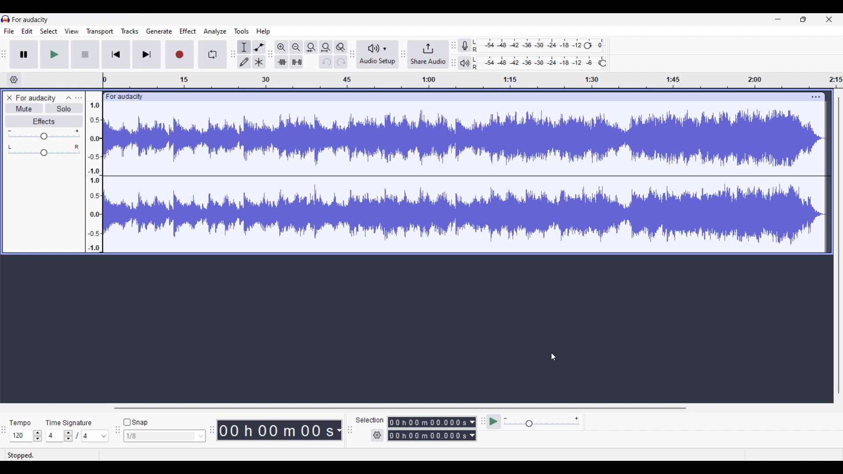  Describe the element at coordinates (297, 62) in the screenshot. I see `Silence audio selection` at that location.